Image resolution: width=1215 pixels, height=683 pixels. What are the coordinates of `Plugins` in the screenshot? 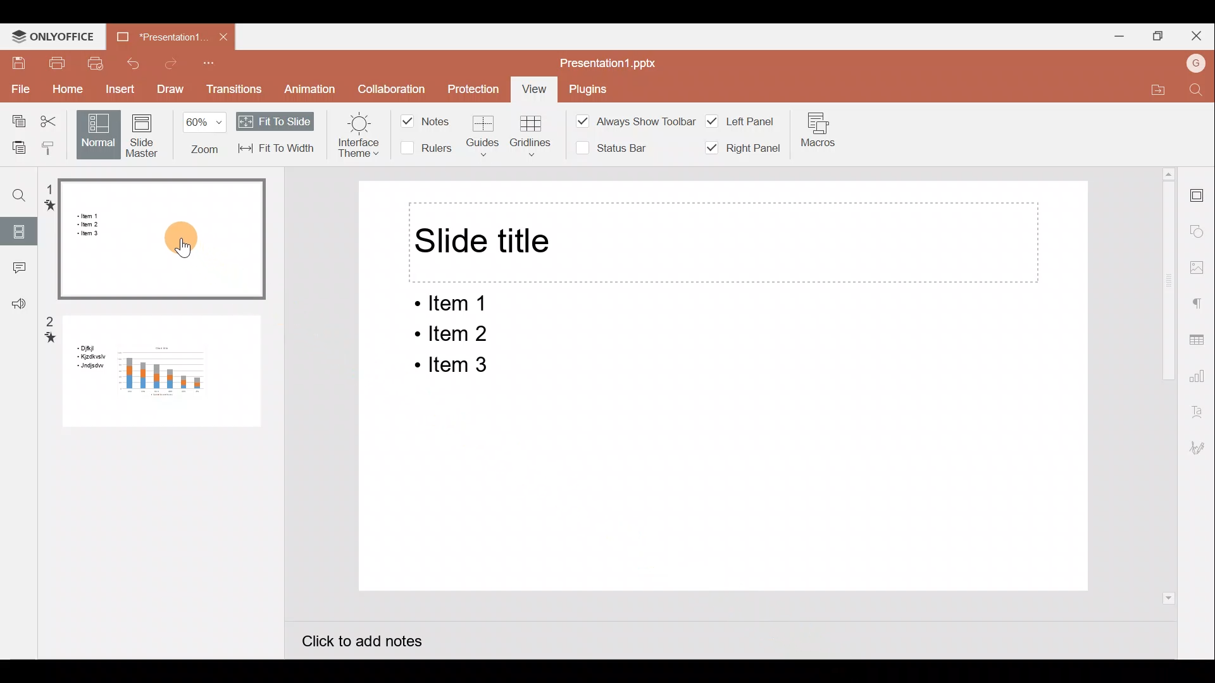 It's located at (592, 89).